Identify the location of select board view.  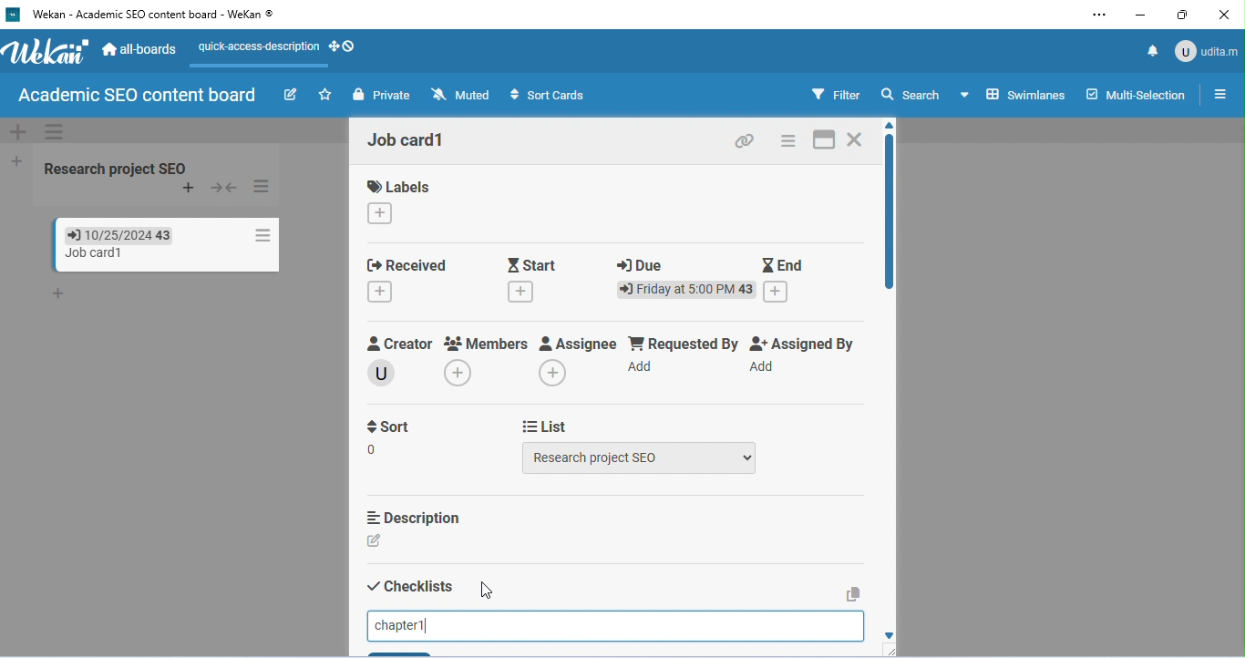
(1013, 94).